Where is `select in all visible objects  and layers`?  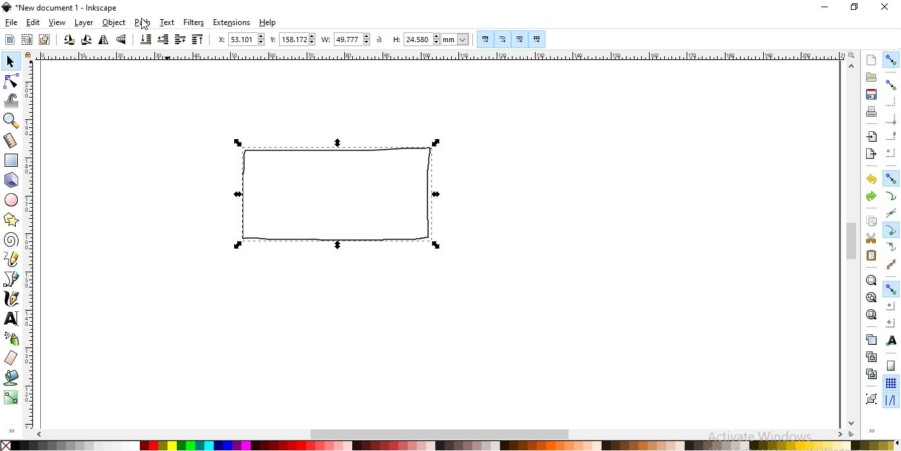 select in all visible objects  and layers is located at coordinates (27, 41).